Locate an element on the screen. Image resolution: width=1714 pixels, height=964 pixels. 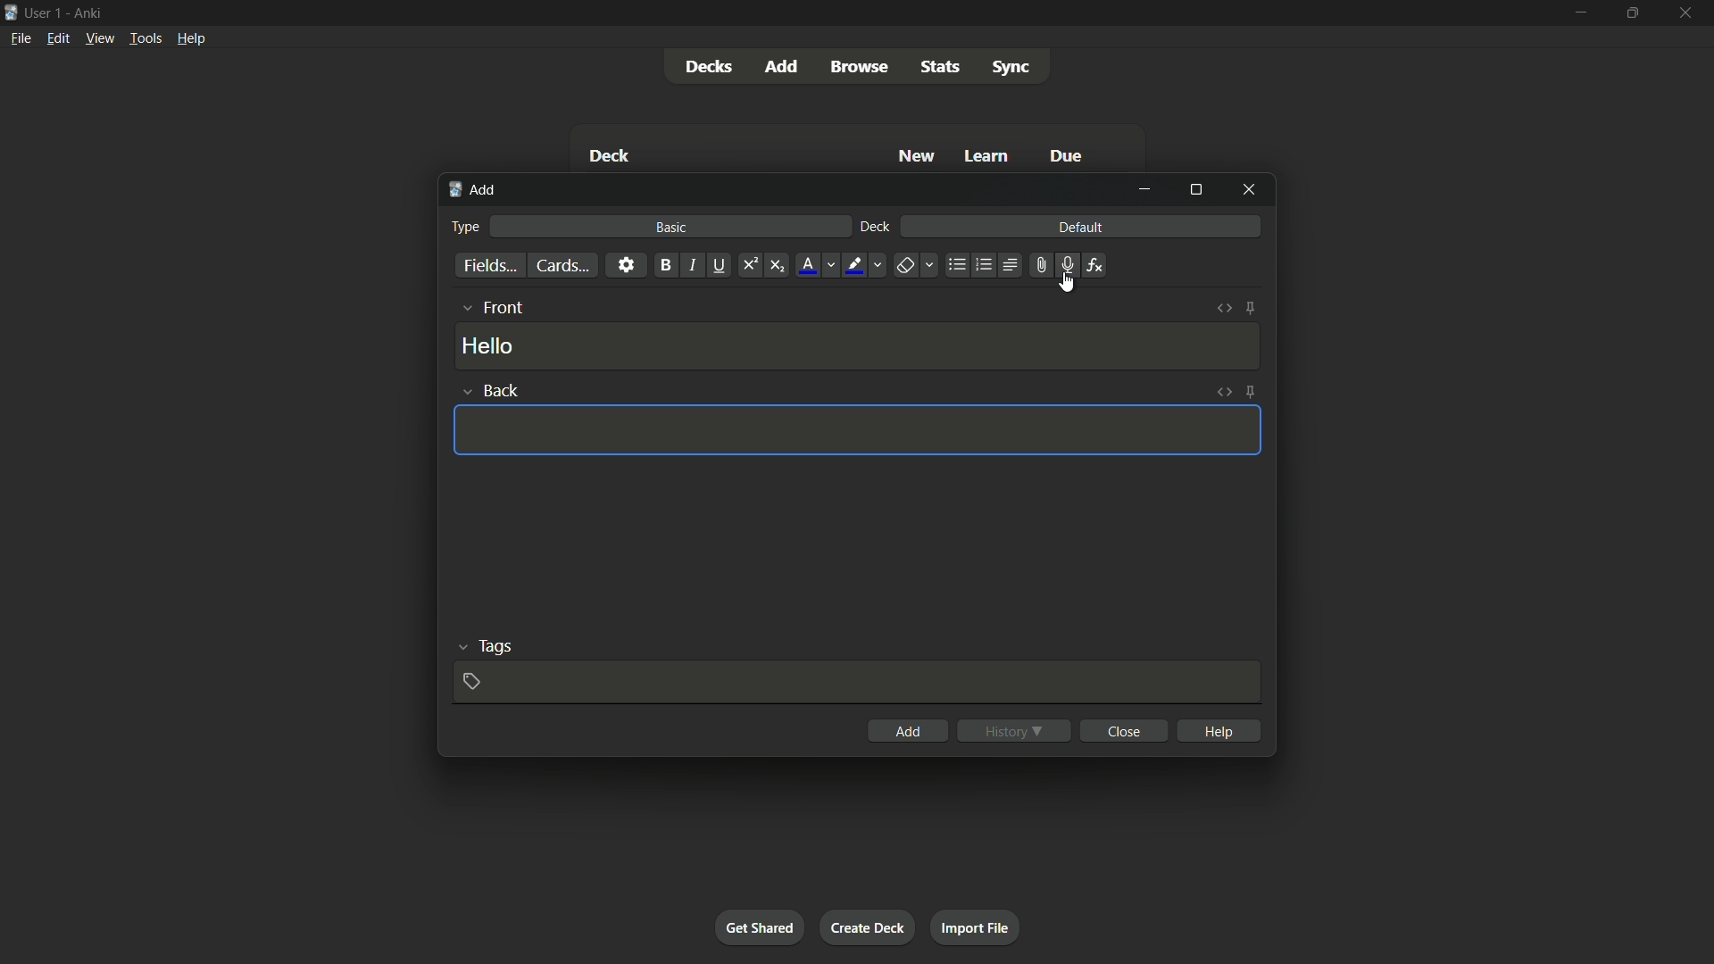
minimize is located at coordinates (1579, 13).